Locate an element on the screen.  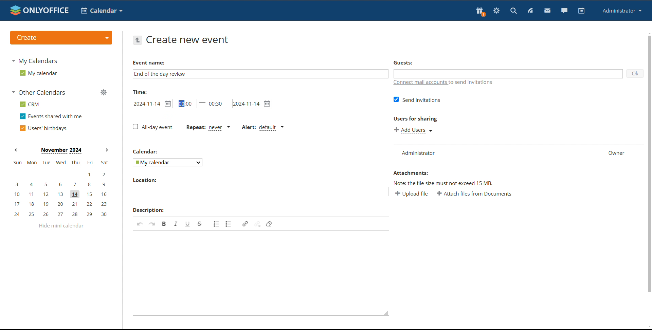
create is located at coordinates (61, 38).